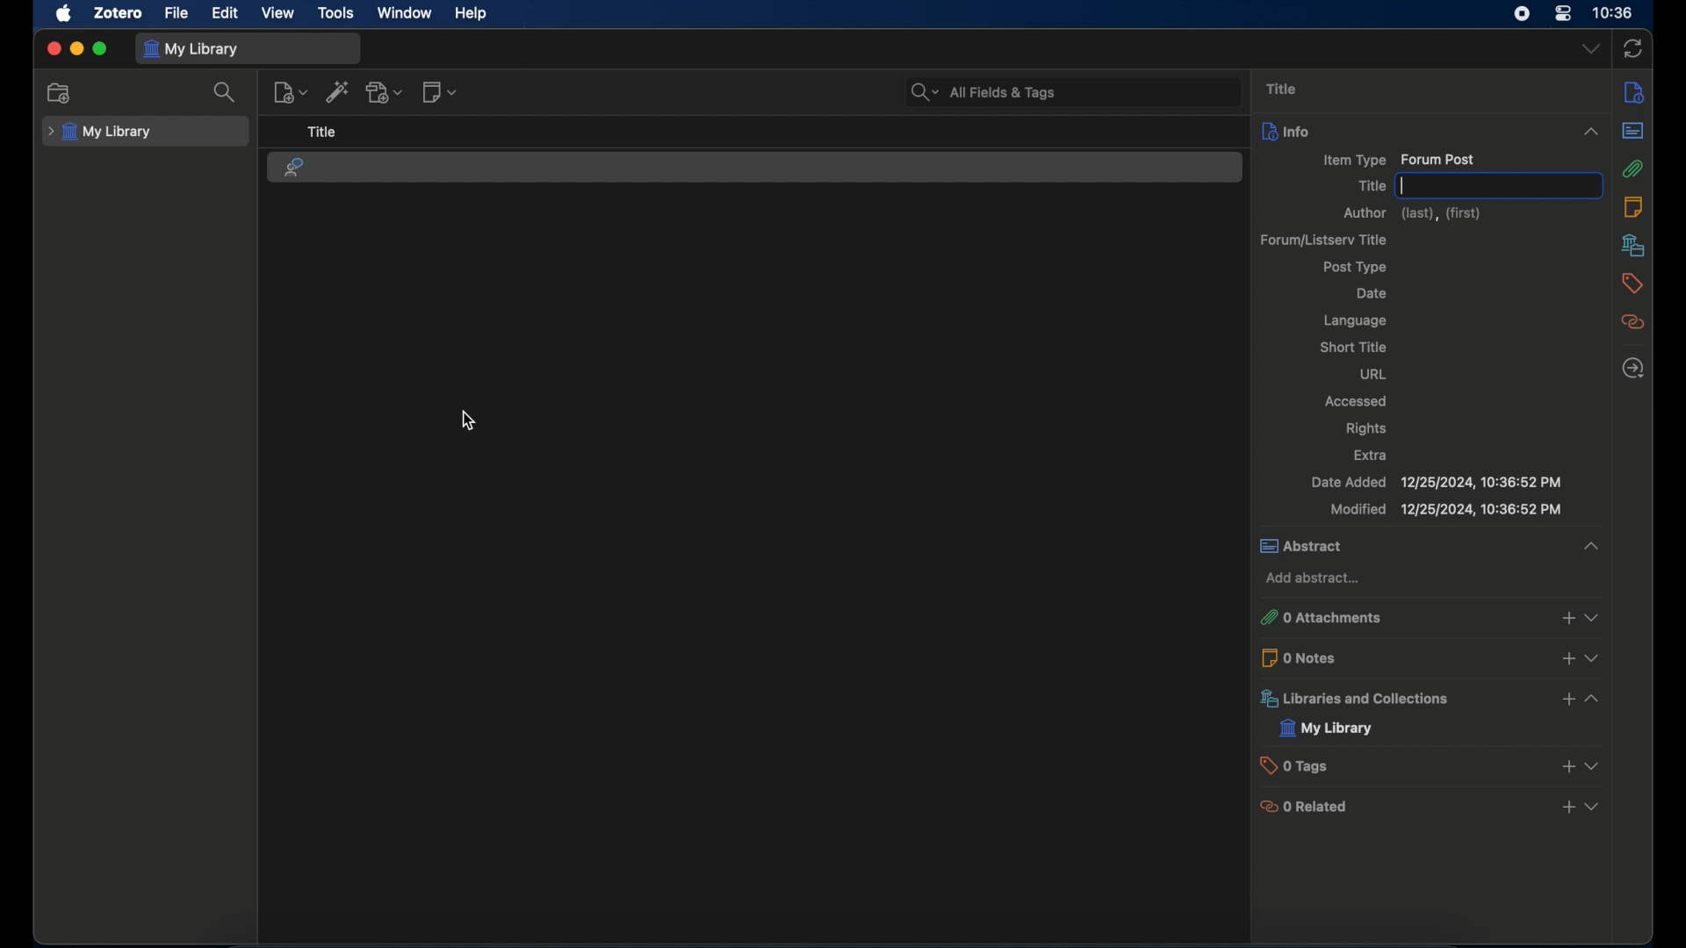  Describe the element at coordinates (1430, 131) in the screenshot. I see `info` at that location.